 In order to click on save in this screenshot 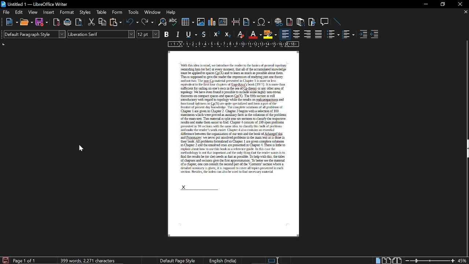, I will do `click(42, 22)`.